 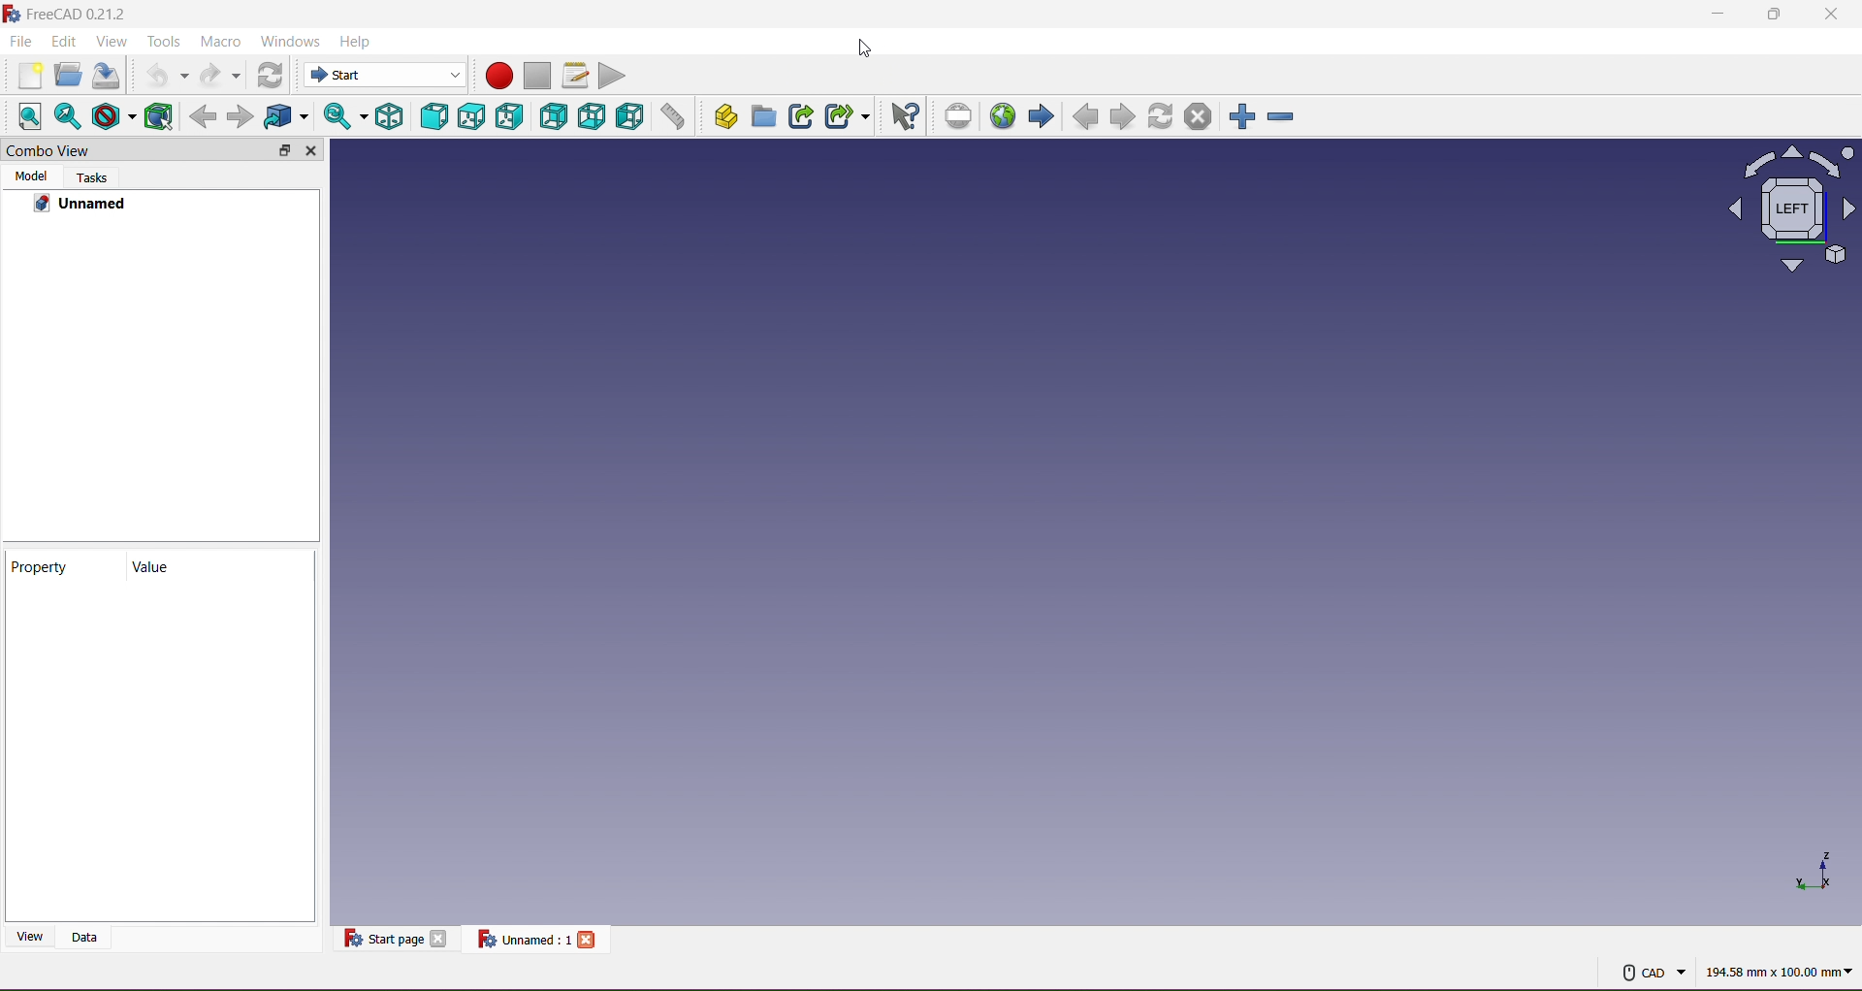 What do you see at coordinates (726, 114) in the screenshot?
I see `Create Part` at bounding box center [726, 114].